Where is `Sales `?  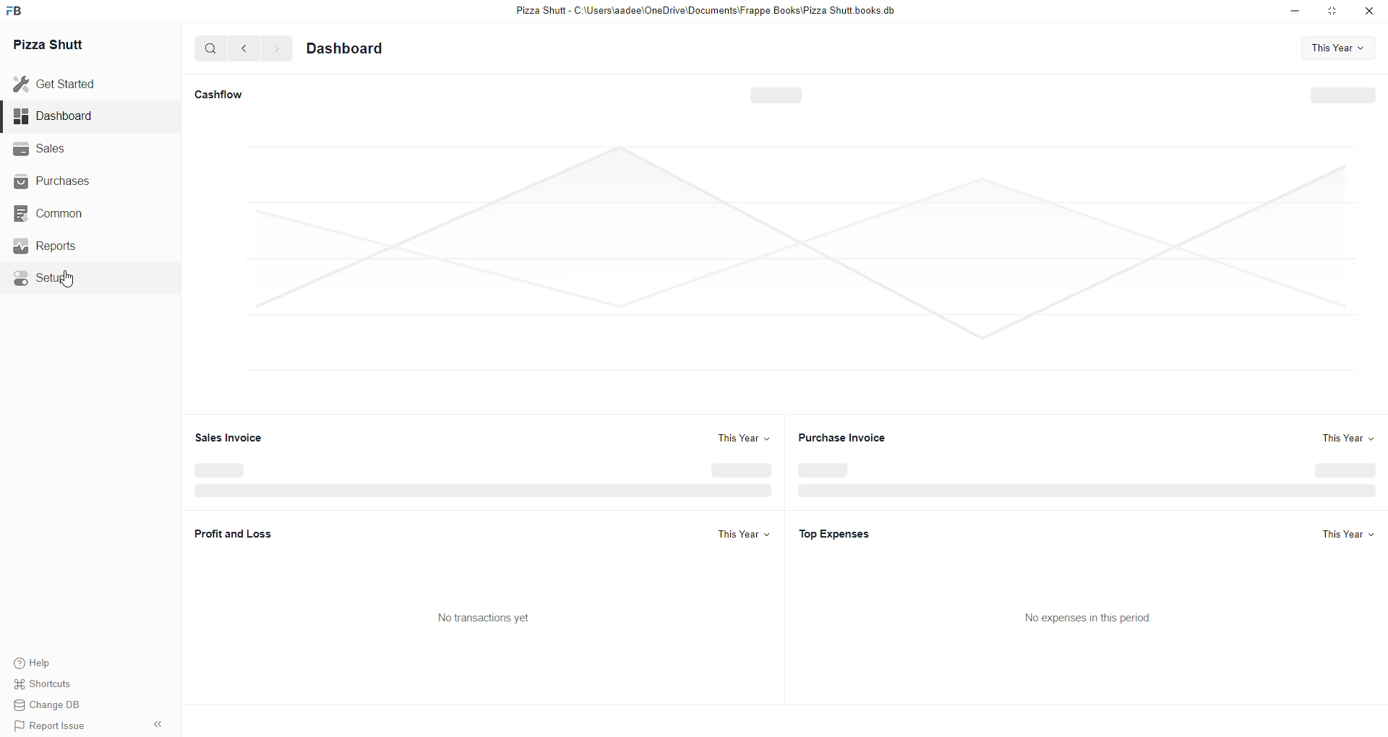 Sales  is located at coordinates (62, 150).